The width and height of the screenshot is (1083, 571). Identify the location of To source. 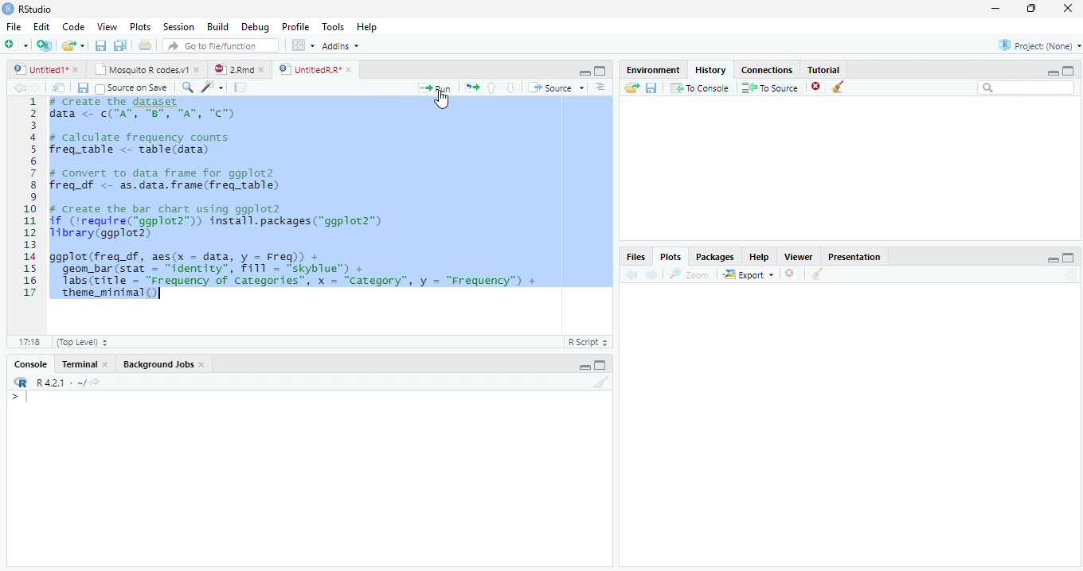
(772, 87).